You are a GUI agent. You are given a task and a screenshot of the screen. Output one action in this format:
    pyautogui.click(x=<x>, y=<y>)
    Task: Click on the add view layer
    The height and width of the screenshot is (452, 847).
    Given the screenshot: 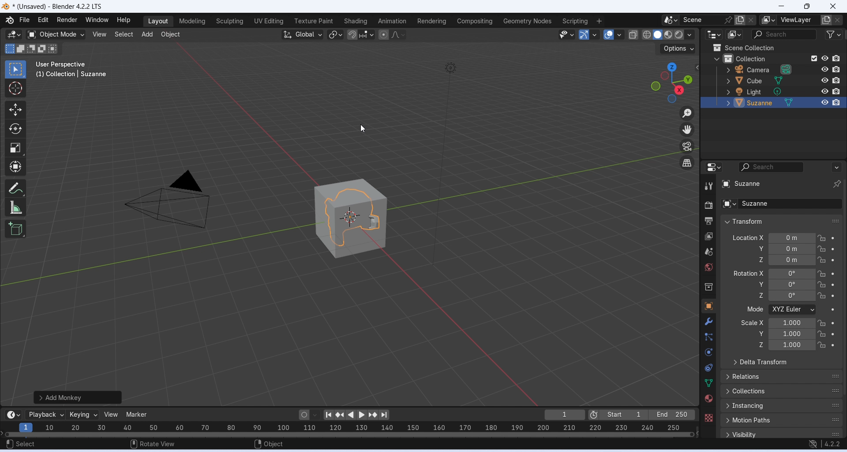 What is the action you would take?
    pyautogui.click(x=826, y=20)
    